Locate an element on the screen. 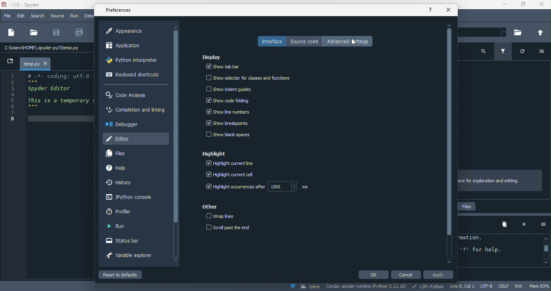 The image size is (551, 291). option is located at coordinates (544, 52).